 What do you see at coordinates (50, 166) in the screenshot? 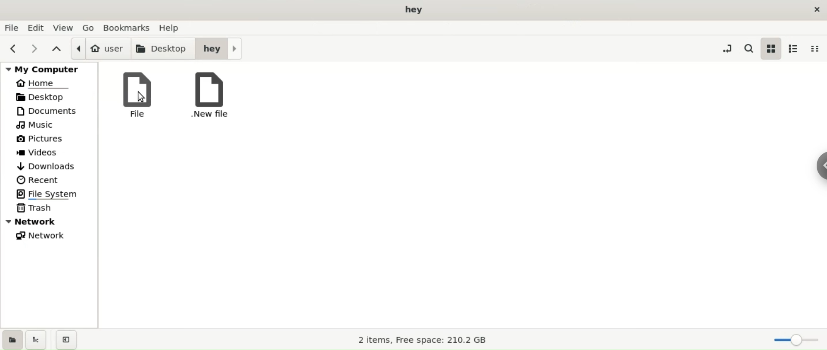
I see `downloads` at bounding box center [50, 166].